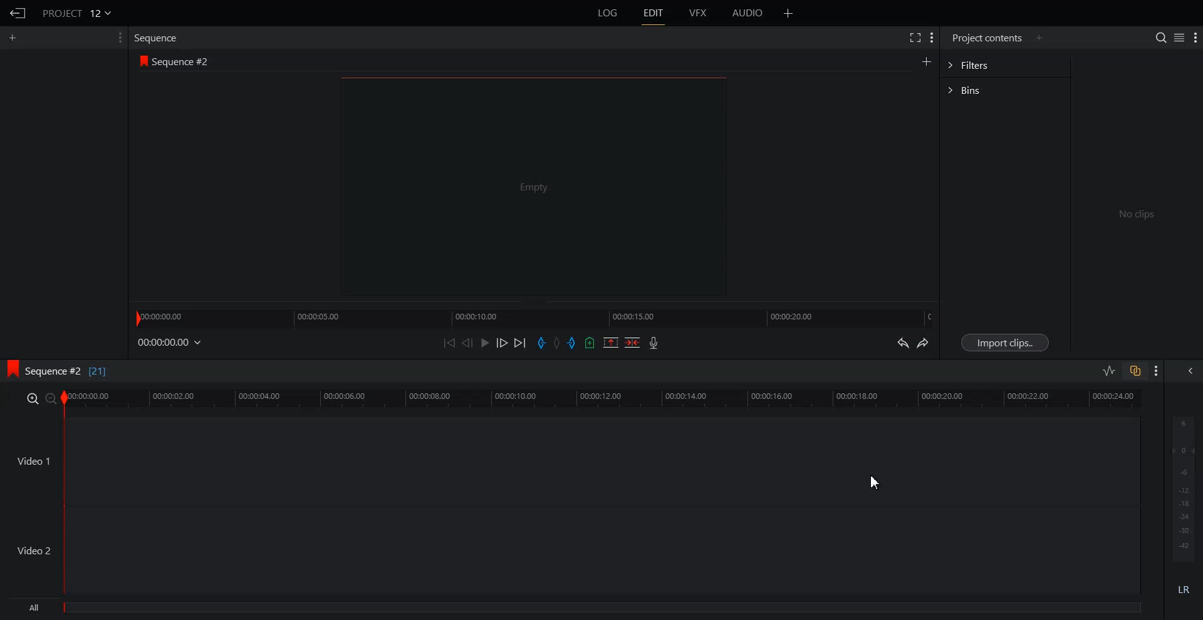 The image size is (1203, 620). I want to click on EDIT, so click(655, 13).